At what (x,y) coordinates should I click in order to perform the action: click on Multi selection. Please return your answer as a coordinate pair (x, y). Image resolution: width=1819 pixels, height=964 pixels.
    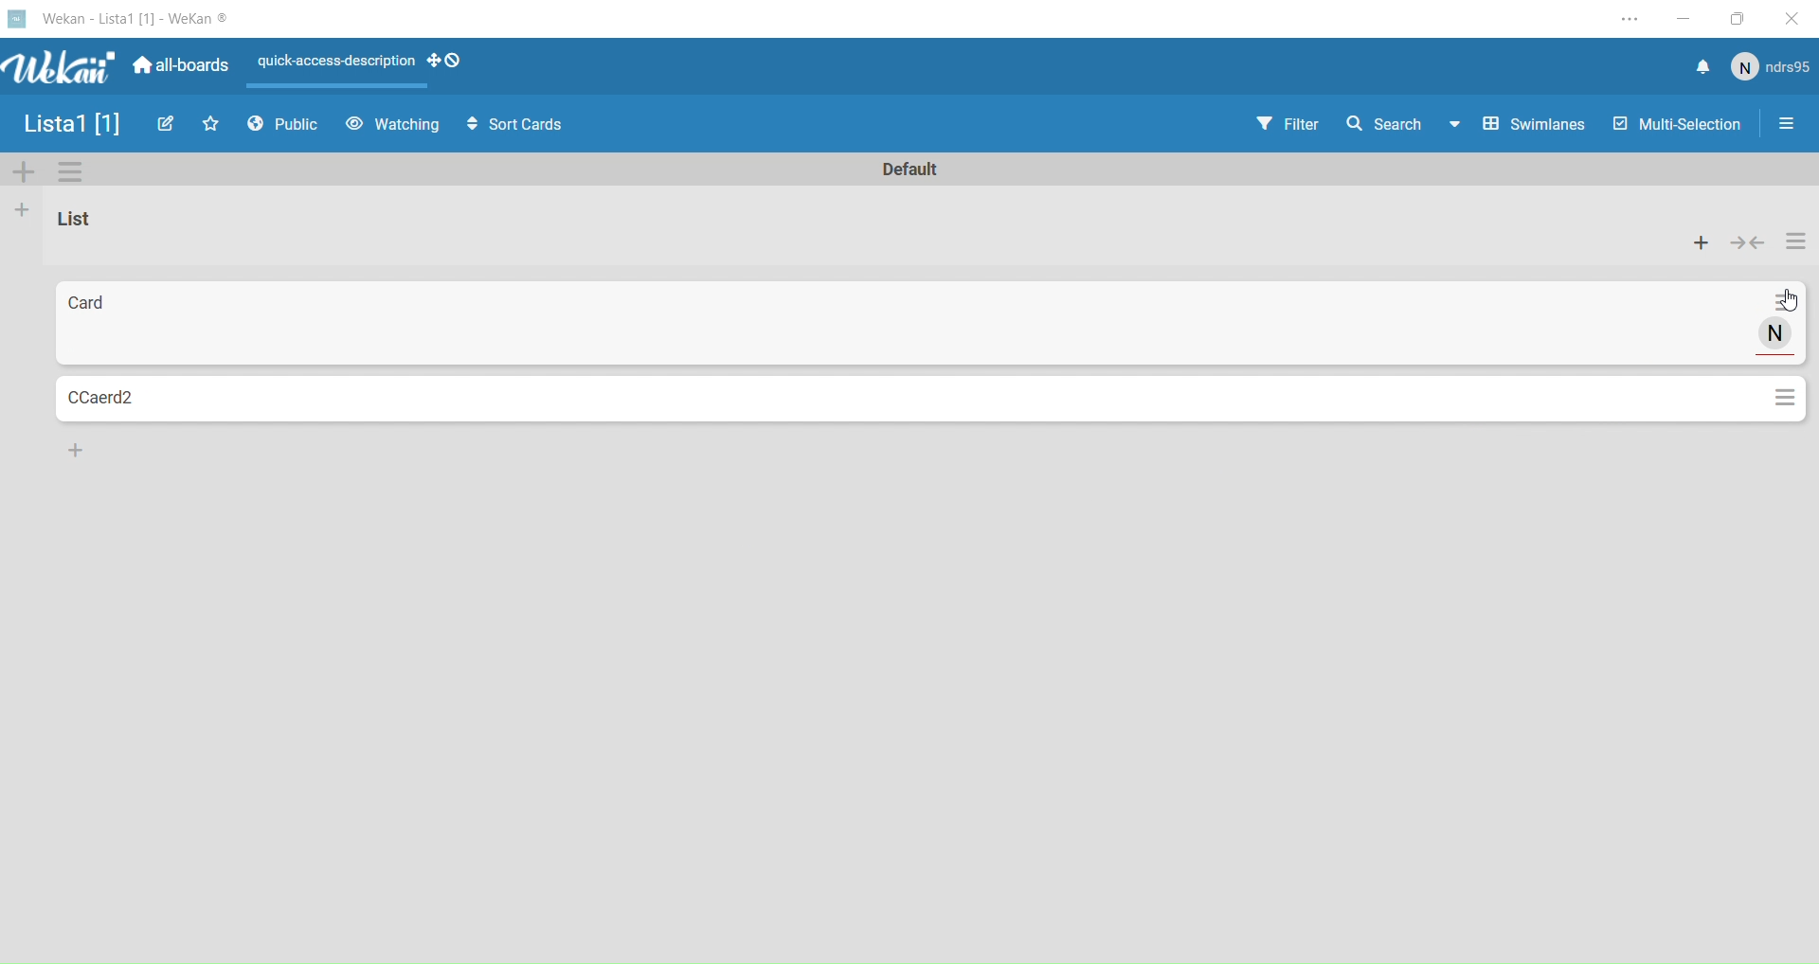
    Looking at the image, I should click on (1680, 127).